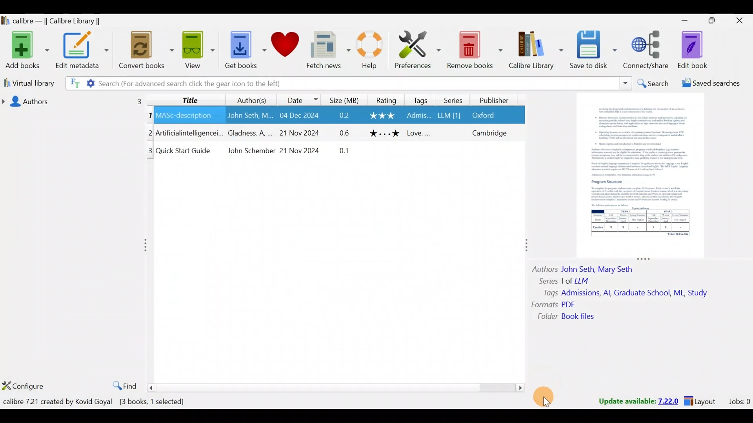 The height and width of the screenshot is (423, 753). What do you see at coordinates (546, 293) in the screenshot?
I see `` at bounding box center [546, 293].